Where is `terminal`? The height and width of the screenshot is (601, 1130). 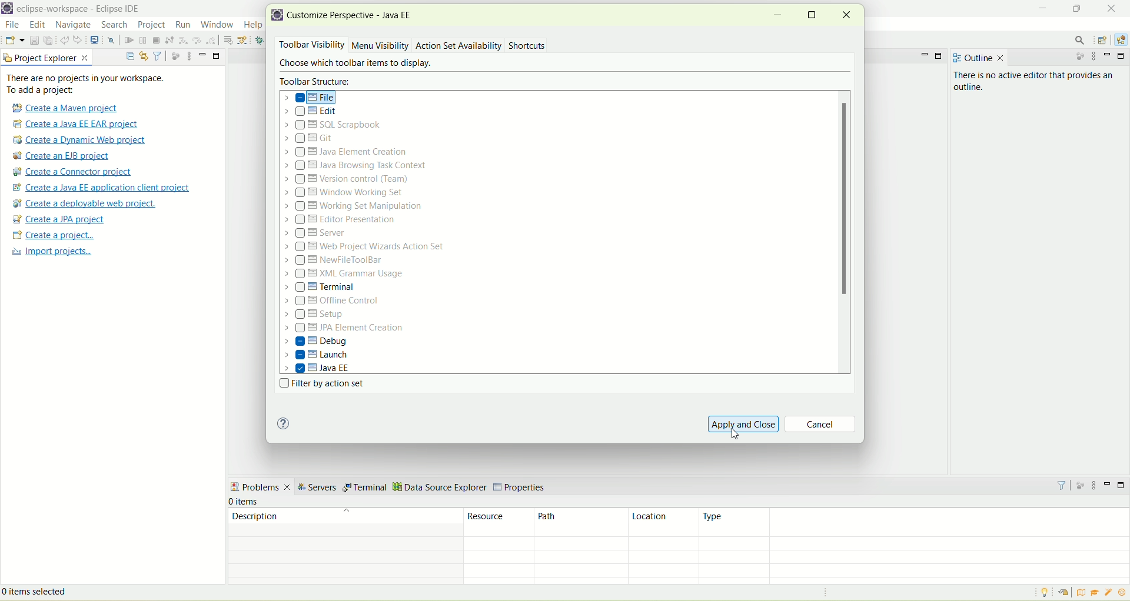 terminal is located at coordinates (365, 488).